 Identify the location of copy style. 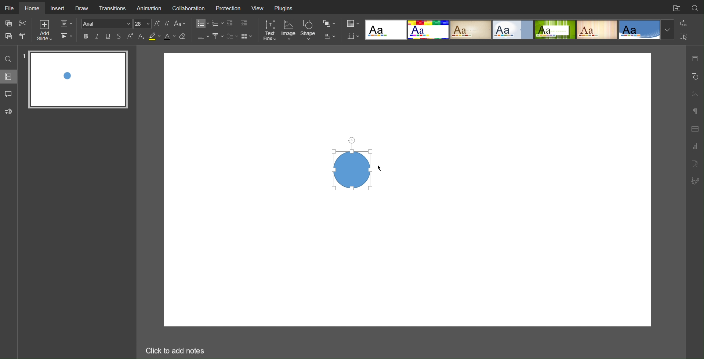
(25, 36).